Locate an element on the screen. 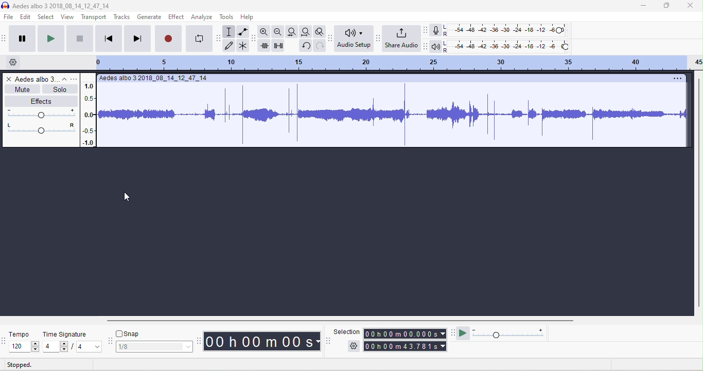  transport is located at coordinates (93, 17).